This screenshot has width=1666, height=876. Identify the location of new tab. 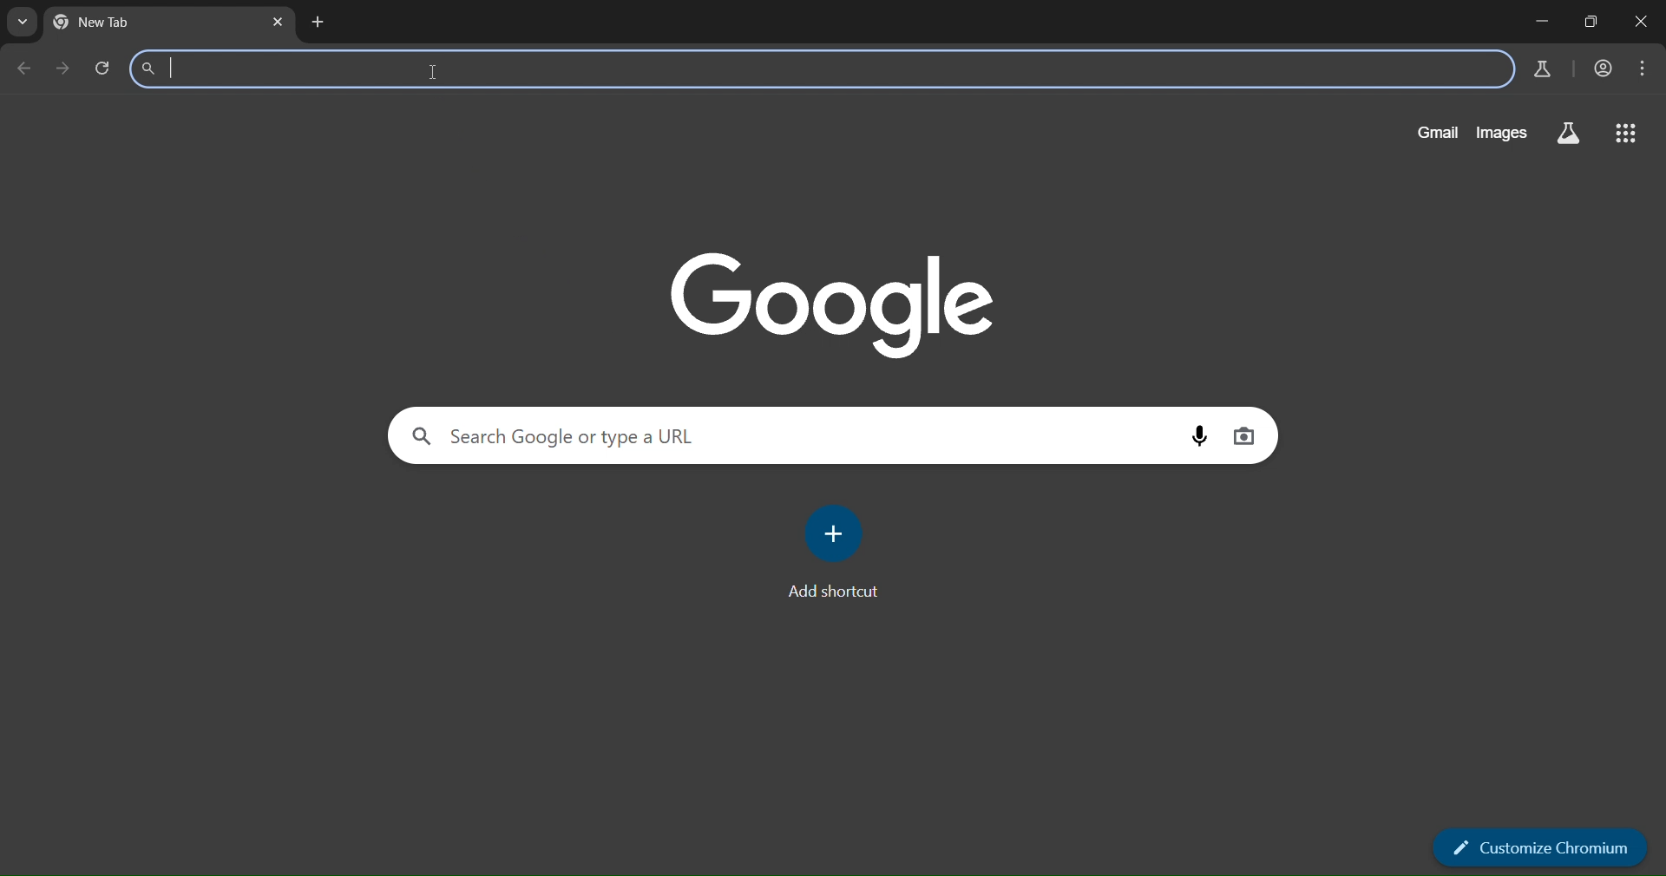
(319, 23).